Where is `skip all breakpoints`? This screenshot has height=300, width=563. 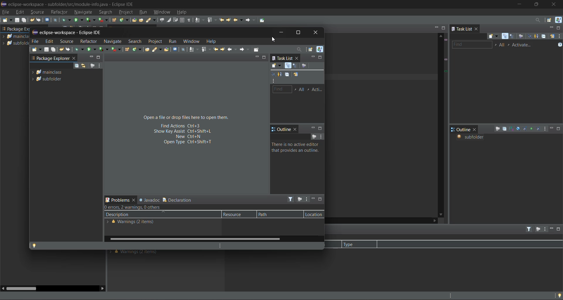 skip all breakpoints is located at coordinates (184, 50).